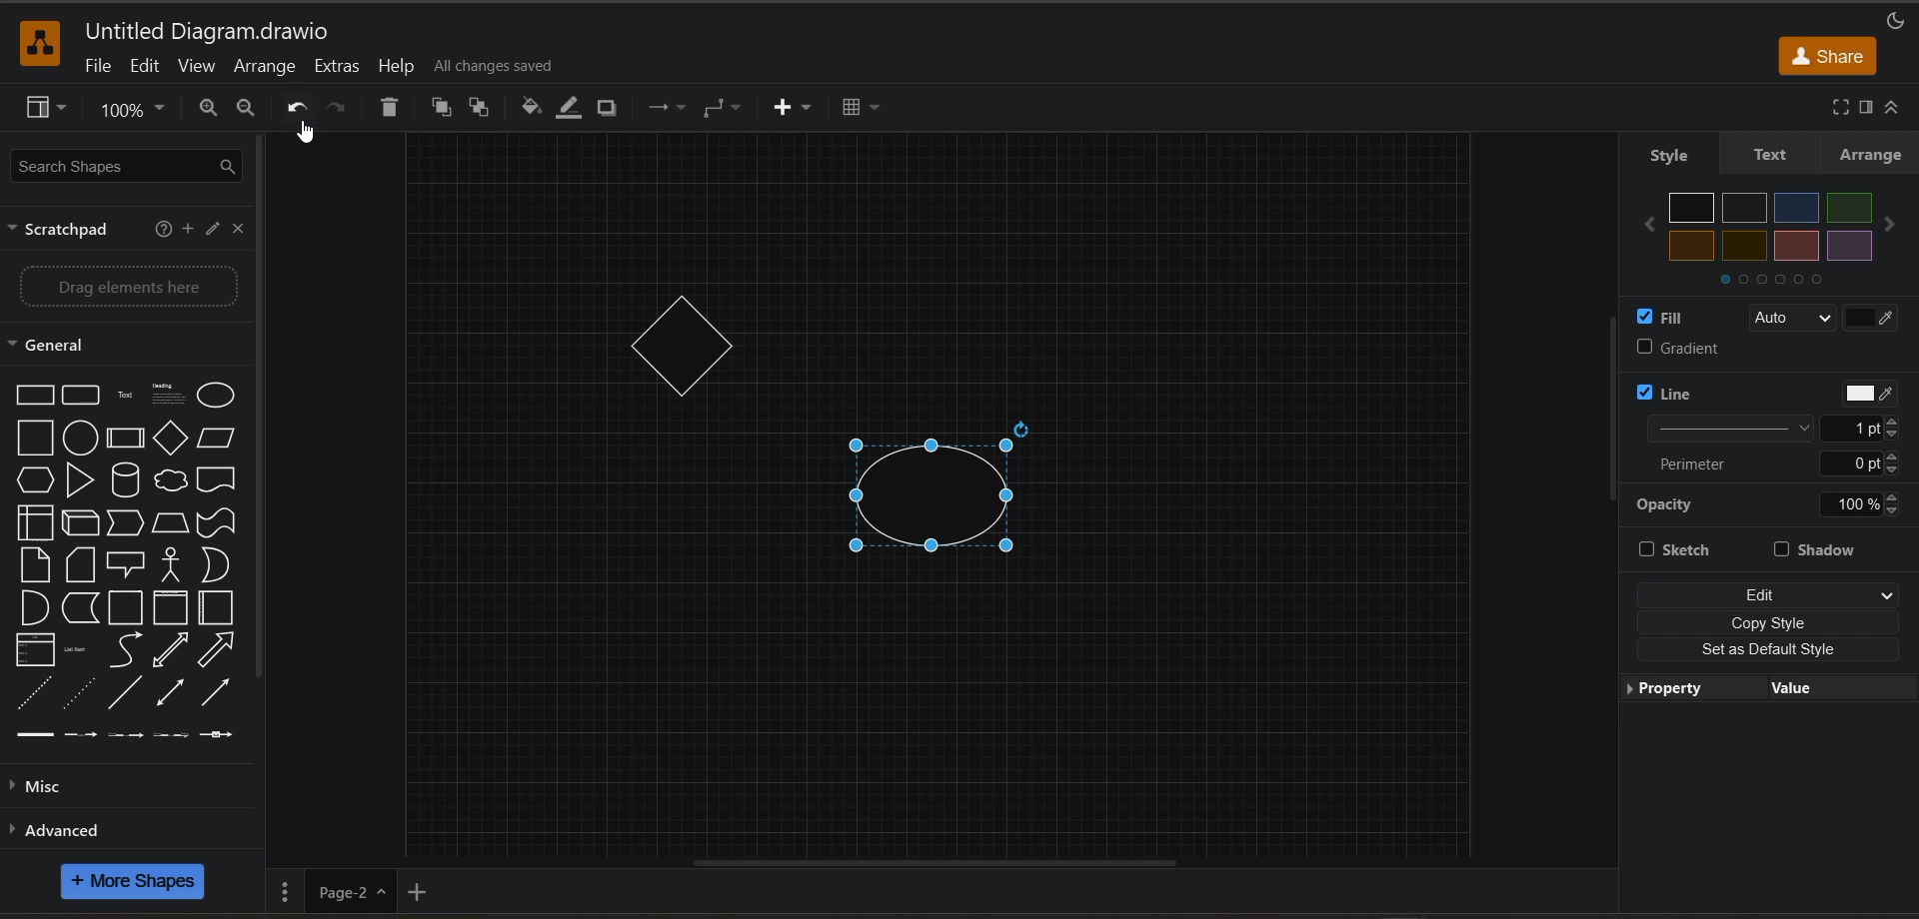 This screenshot has width=1919, height=919. What do you see at coordinates (671, 109) in the screenshot?
I see `connection` at bounding box center [671, 109].